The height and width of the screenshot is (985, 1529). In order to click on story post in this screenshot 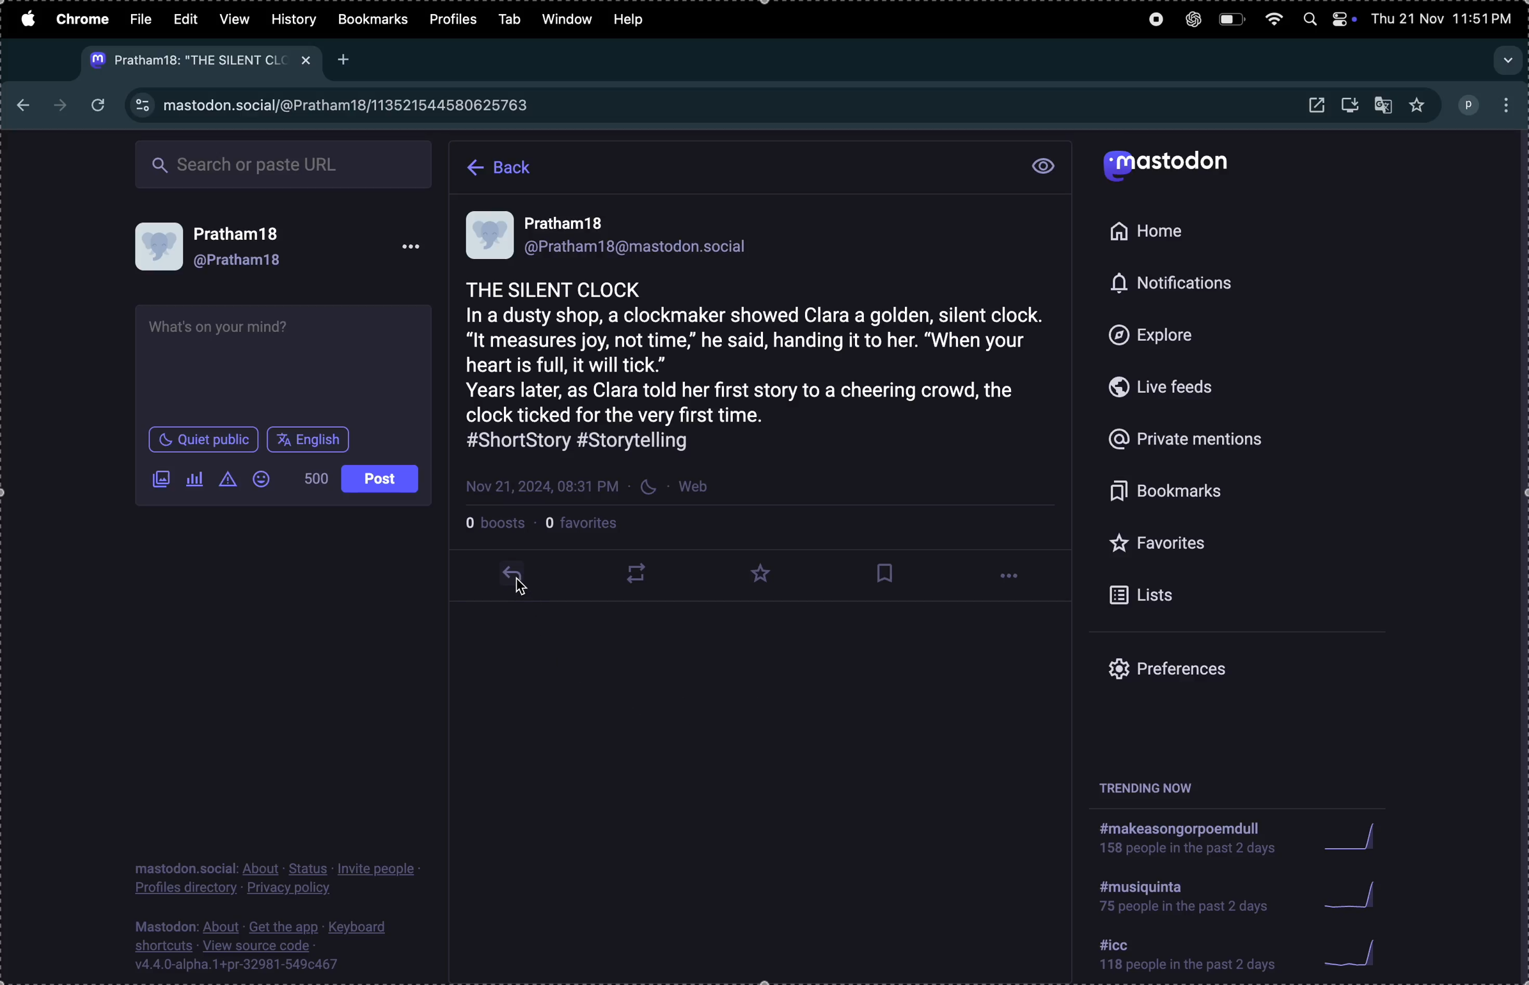, I will do `click(762, 353)`.